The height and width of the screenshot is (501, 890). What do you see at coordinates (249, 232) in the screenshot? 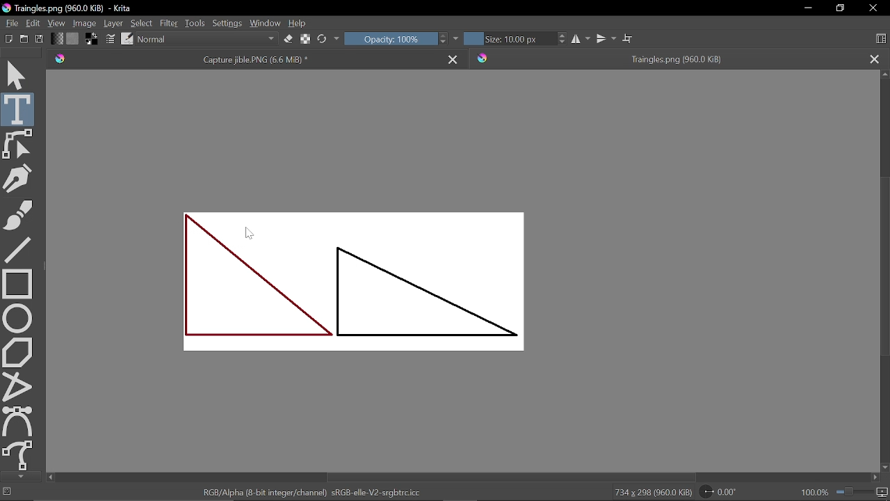
I see `Cursor` at bounding box center [249, 232].